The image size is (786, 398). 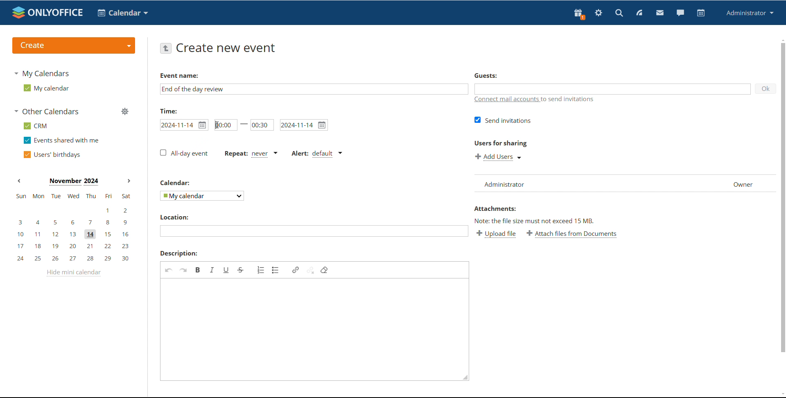 What do you see at coordinates (184, 125) in the screenshot?
I see `set start date` at bounding box center [184, 125].